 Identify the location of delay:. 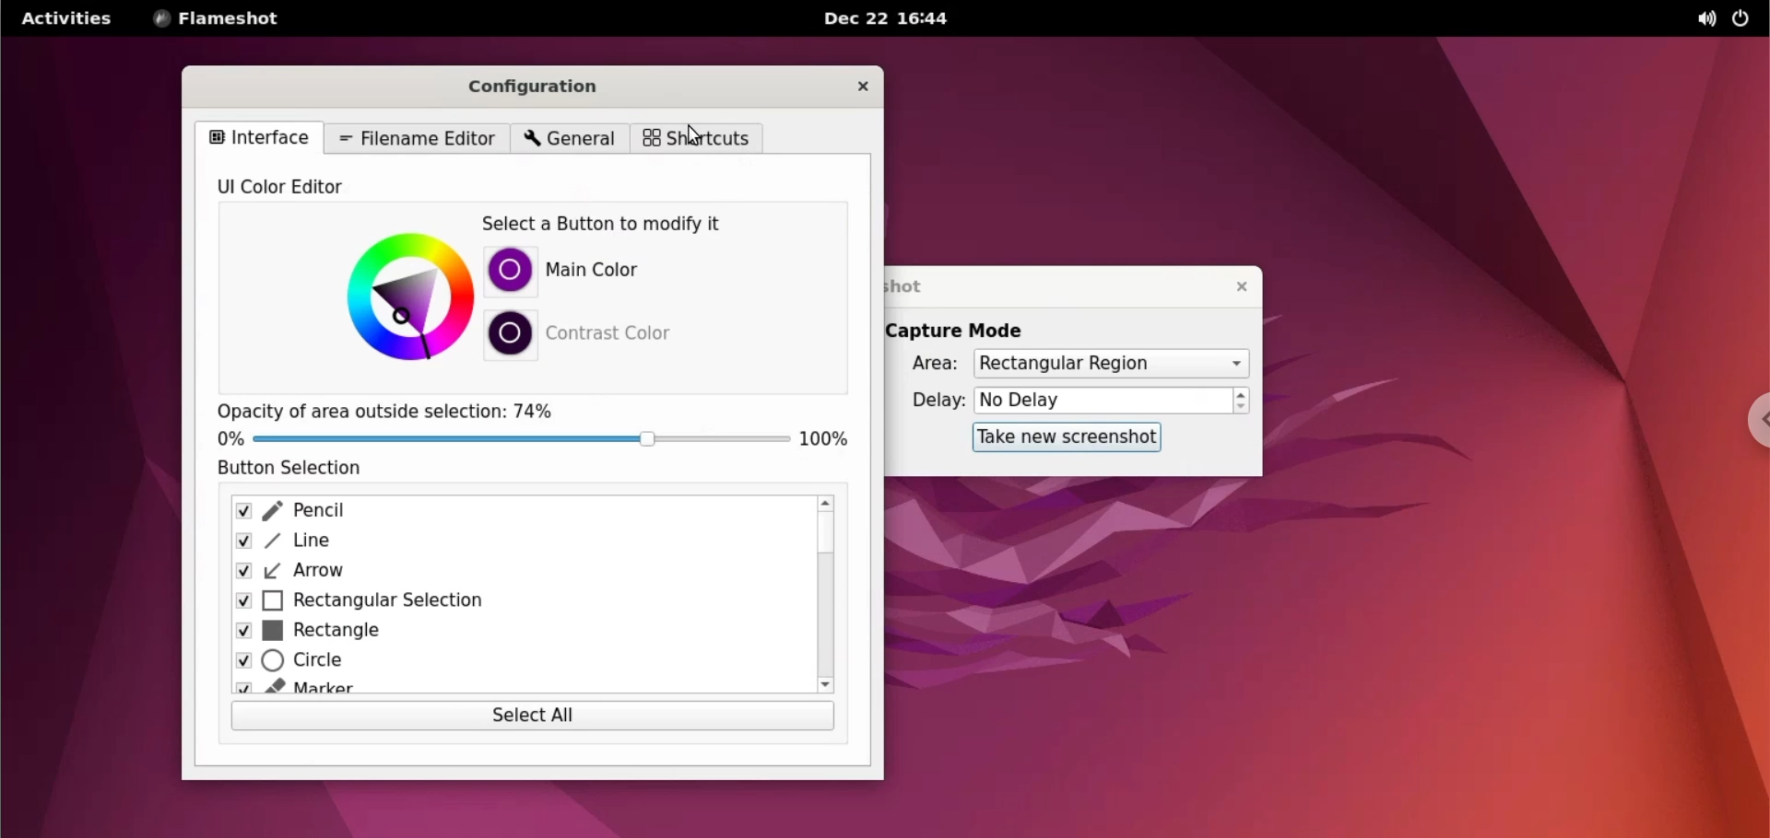
(928, 400).